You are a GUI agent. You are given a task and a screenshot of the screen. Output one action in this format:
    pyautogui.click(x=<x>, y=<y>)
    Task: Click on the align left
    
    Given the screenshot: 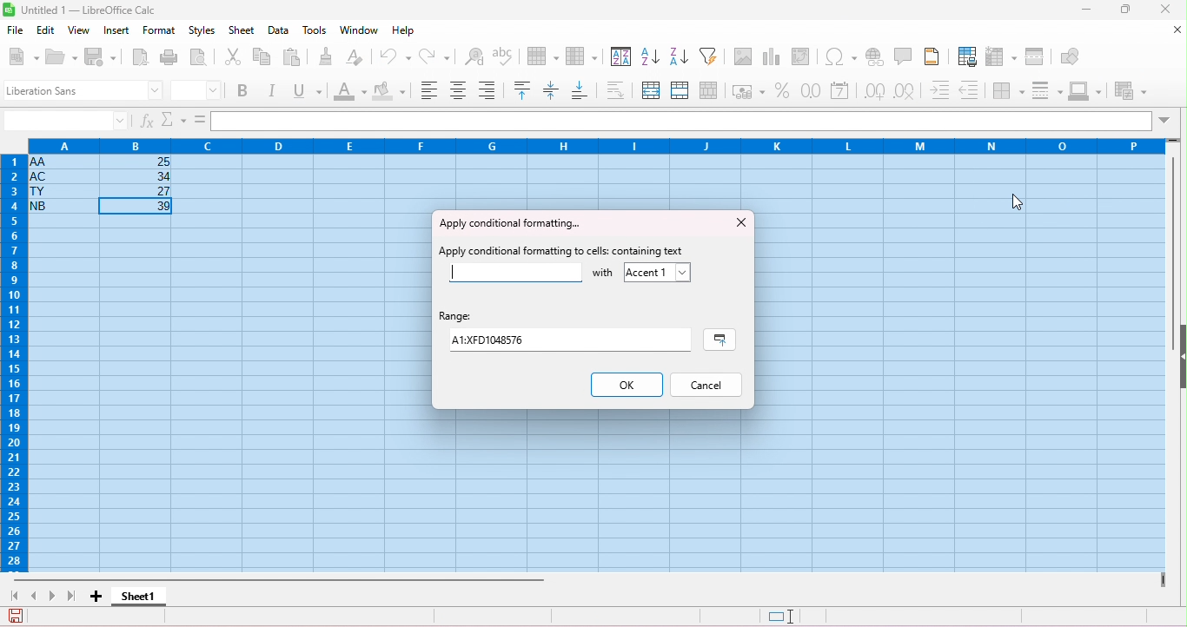 What is the action you would take?
    pyautogui.click(x=429, y=92)
    